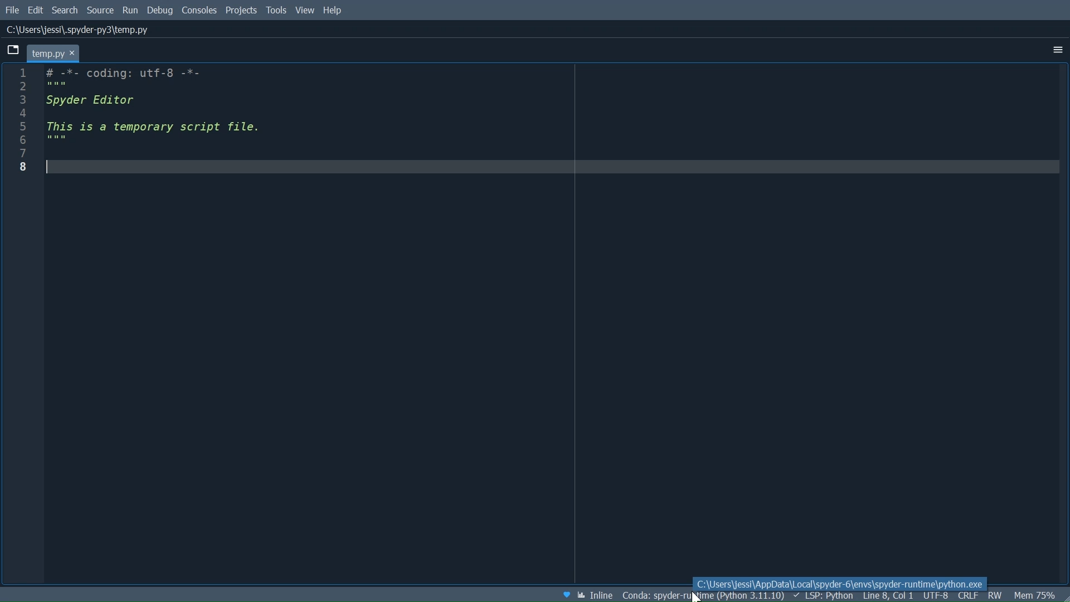 The height and width of the screenshot is (602, 1070). What do you see at coordinates (52, 54) in the screenshot?
I see `Current tab` at bounding box center [52, 54].